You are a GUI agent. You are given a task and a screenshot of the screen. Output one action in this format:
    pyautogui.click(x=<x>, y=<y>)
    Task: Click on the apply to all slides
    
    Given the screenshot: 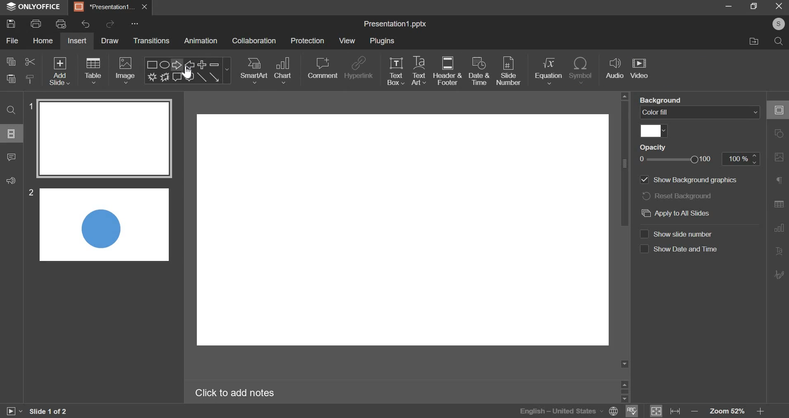 What is the action you would take?
    pyautogui.click(x=676, y=213)
    